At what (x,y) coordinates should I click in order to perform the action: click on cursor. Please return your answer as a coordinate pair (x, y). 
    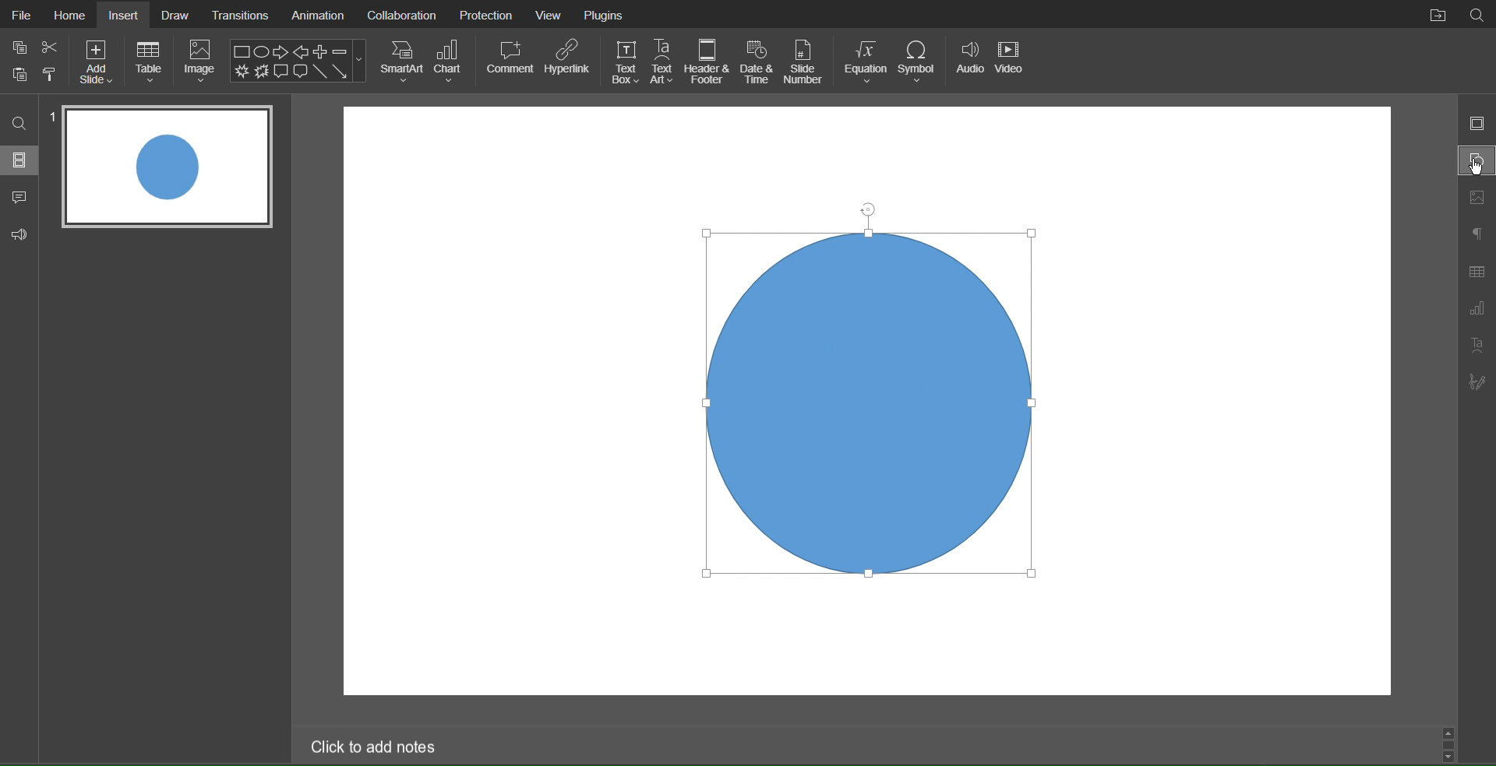
    Looking at the image, I should click on (1480, 169).